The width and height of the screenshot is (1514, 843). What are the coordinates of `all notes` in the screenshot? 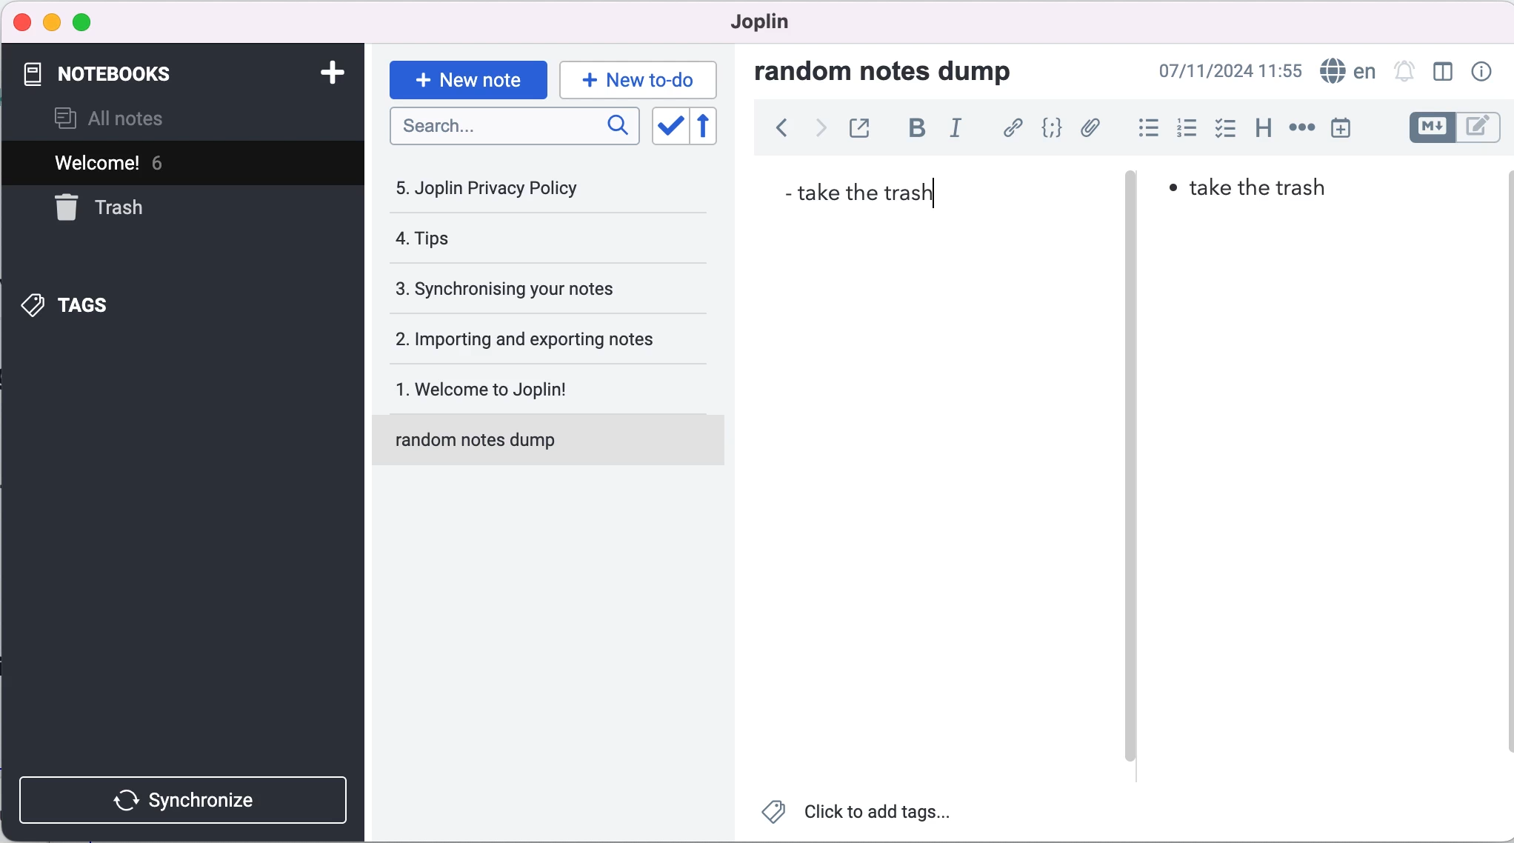 It's located at (133, 118).